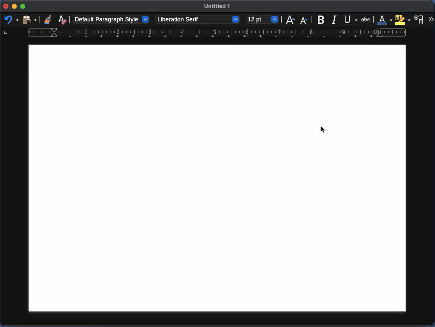 Image resolution: width=435 pixels, height=327 pixels. What do you see at coordinates (62, 19) in the screenshot?
I see `Clear formatting` at bounding box center [62, 19].